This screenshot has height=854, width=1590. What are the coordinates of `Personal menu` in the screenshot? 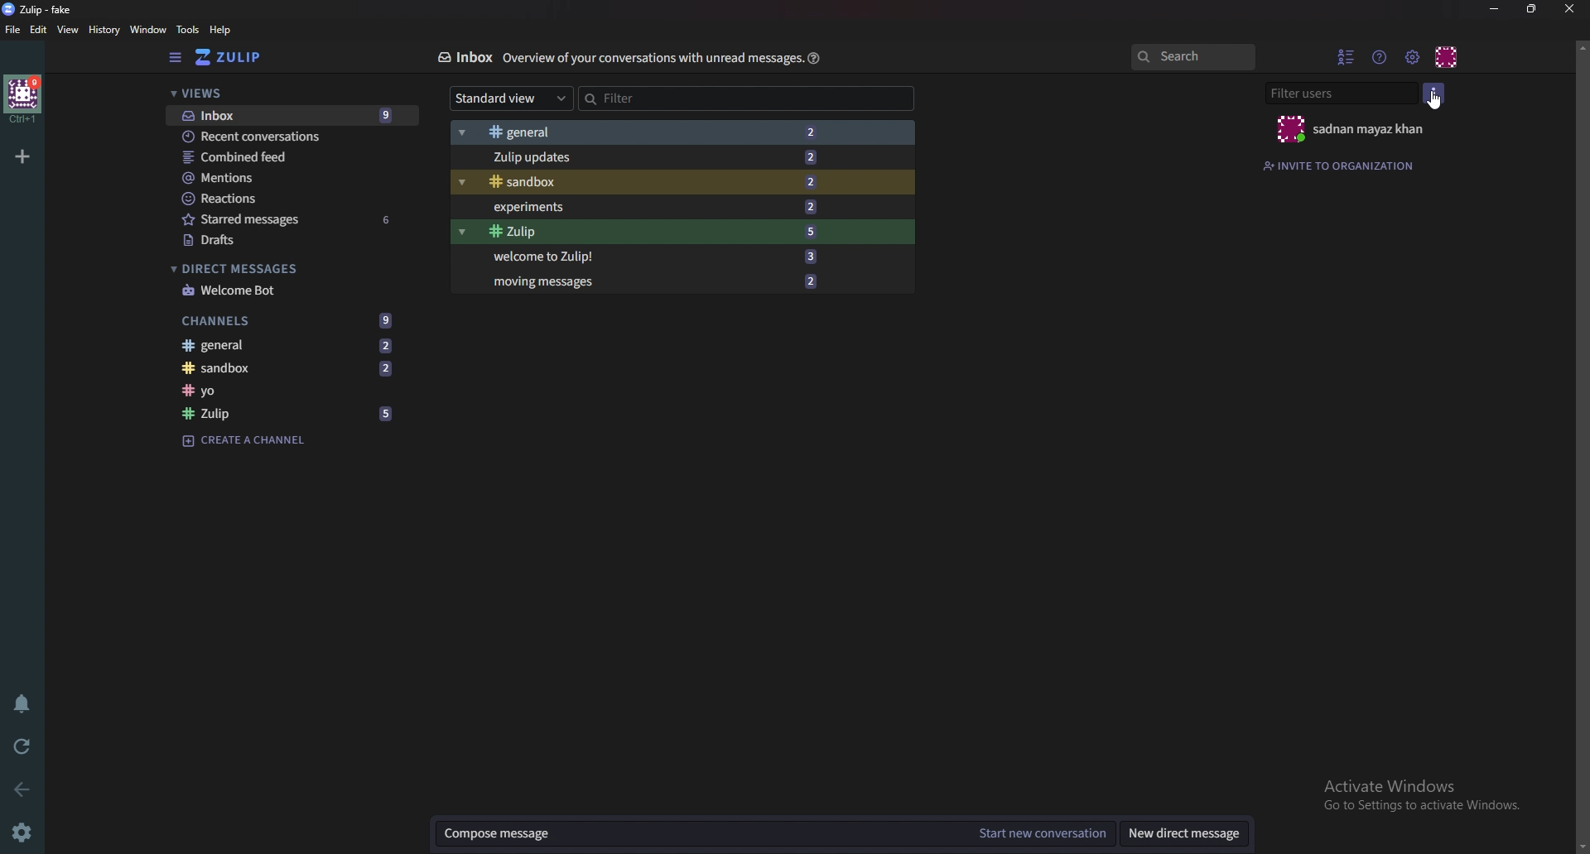 It's located at (1446, 58).